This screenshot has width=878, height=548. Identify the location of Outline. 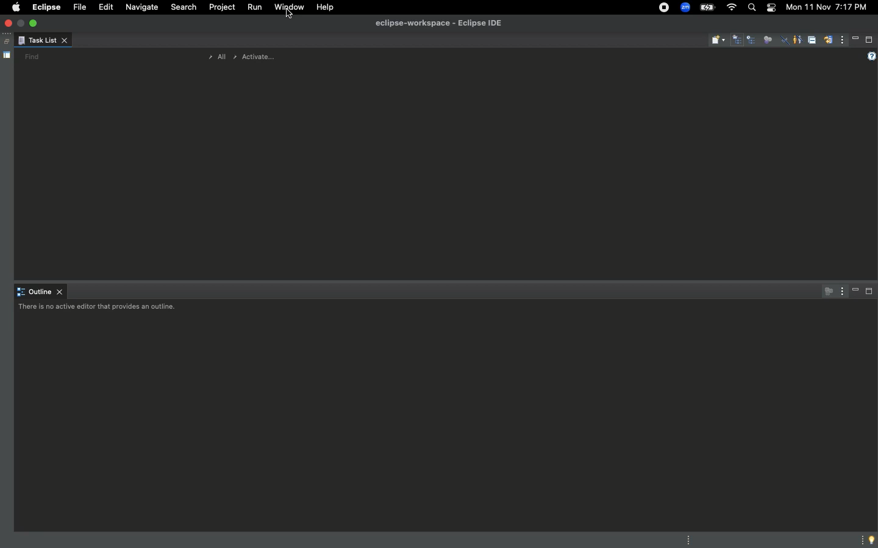
(41, 292).